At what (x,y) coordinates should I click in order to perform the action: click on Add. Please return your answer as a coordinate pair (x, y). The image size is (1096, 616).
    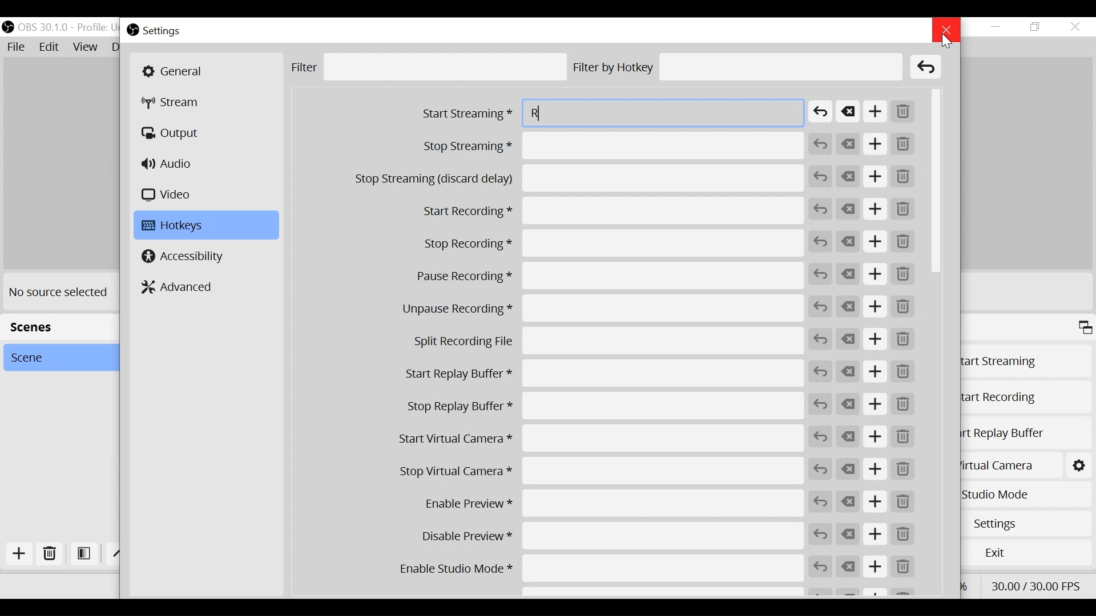
    Looking at the image, I should click on (877, 535).